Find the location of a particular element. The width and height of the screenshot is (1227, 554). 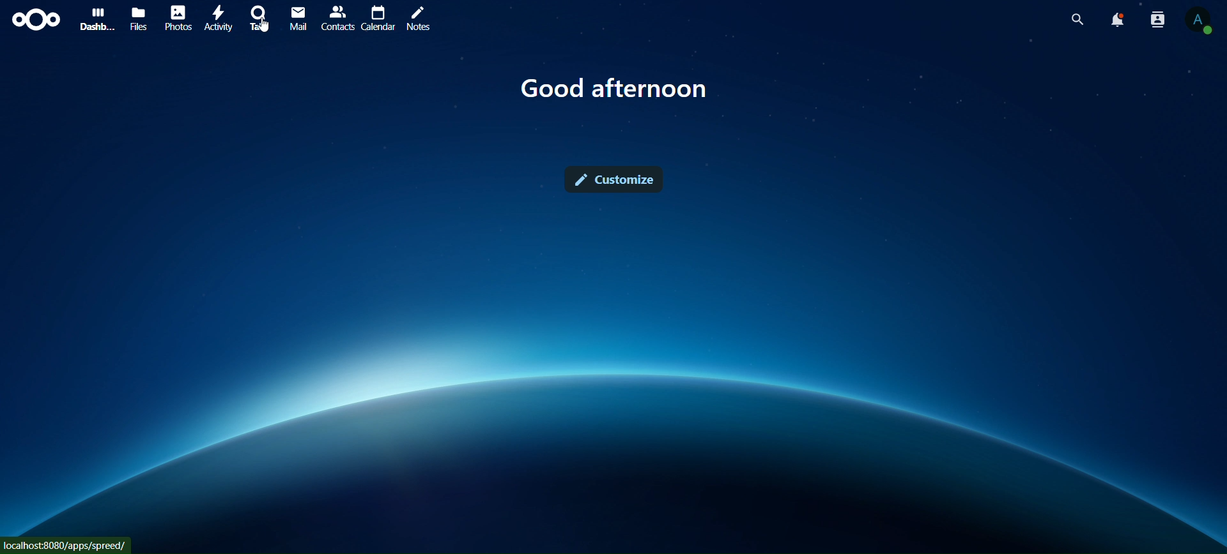

notifications is located at coordinates (1118, 20).